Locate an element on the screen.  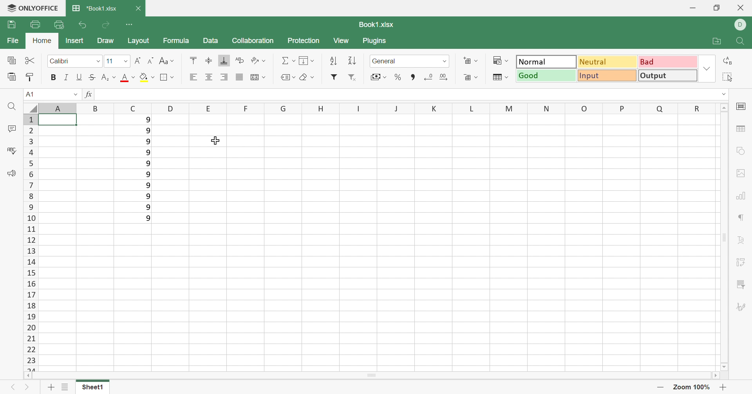
Increase decimals is located at coordinates (446, 77).